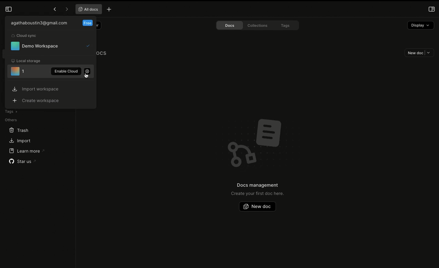 This screenshot has width=439, height=268. Describe the element at coordinates (66, 71) in the screenshot. I see `Enable cloud` at that location.